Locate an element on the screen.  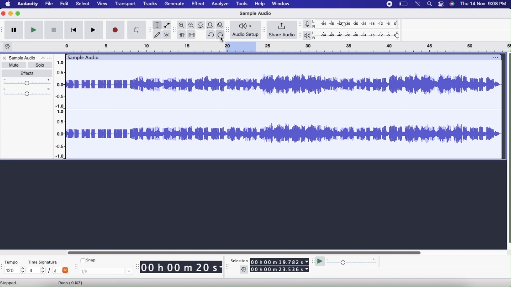
move toolbar is located at coordinates (264, 30).